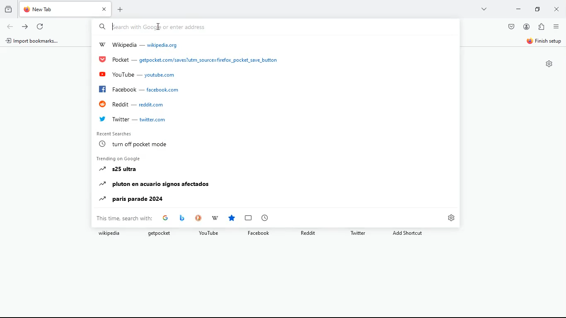 The height and width of the screenshot is (318, 566). What do you see at coordinates (122, 9) in the screenshot?
I see `add tab` at bounding box center [122, 9].